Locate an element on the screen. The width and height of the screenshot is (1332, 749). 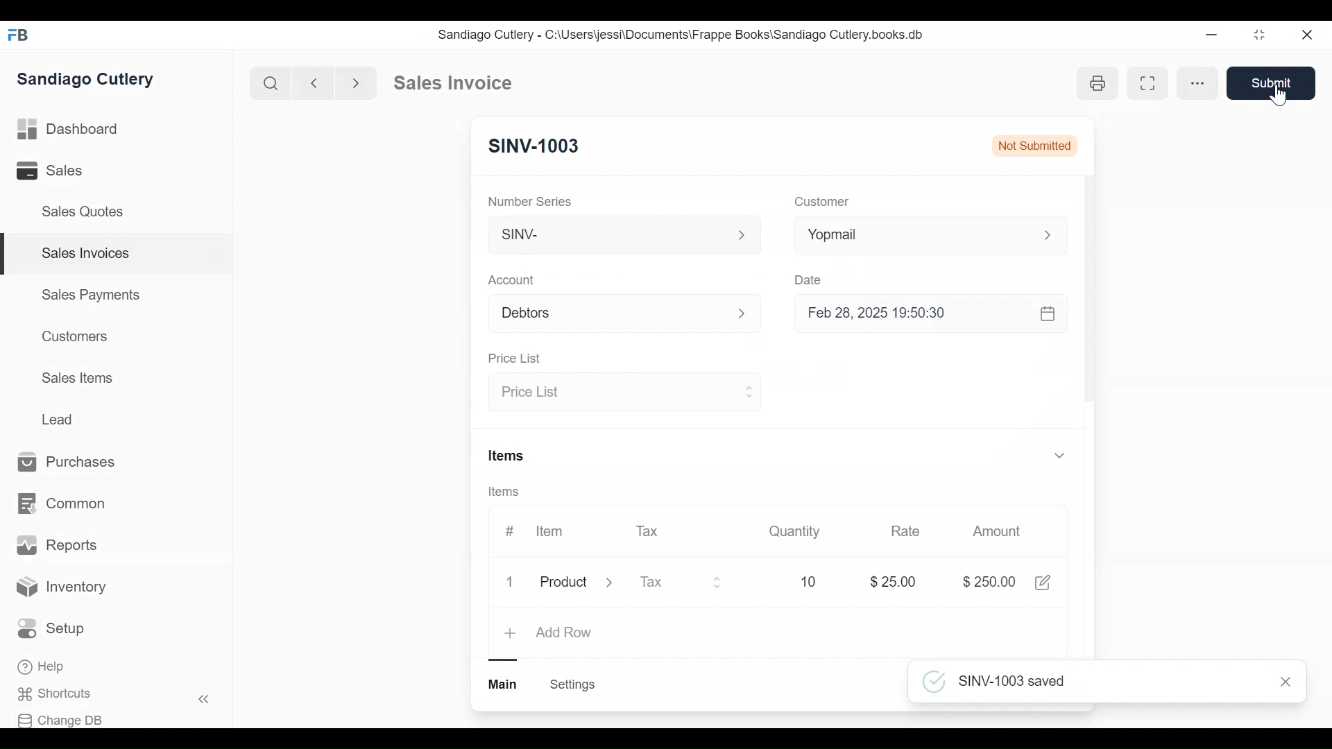
Common is located at coordinates (64, 504).